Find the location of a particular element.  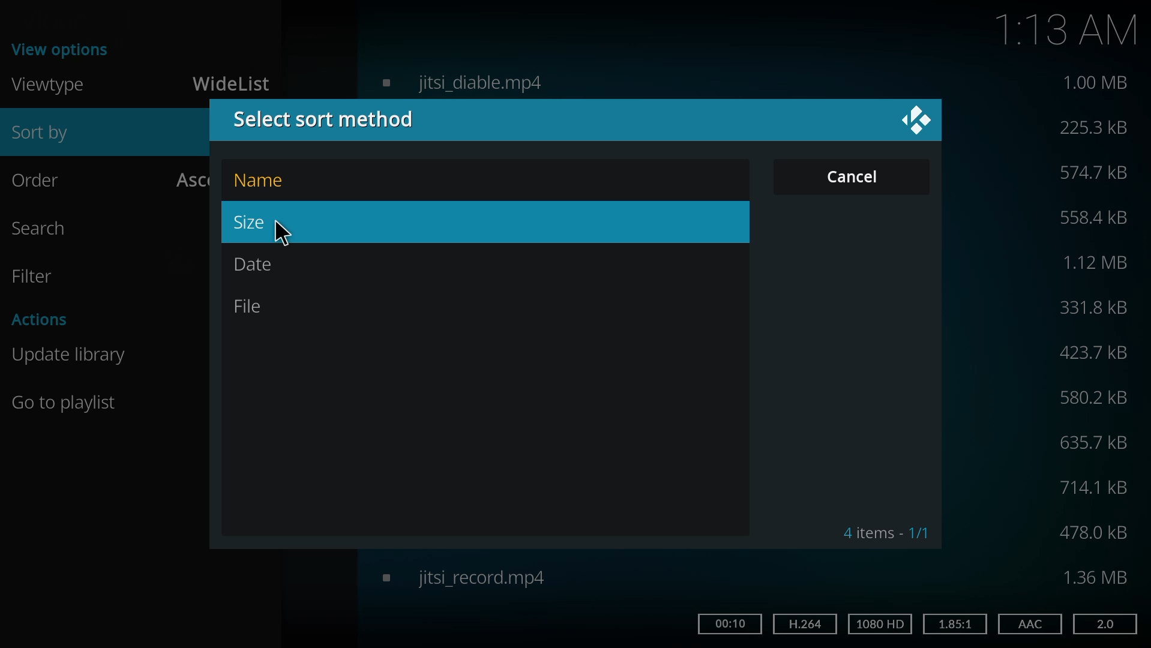

viewtype is located at coordinates (52, 86).